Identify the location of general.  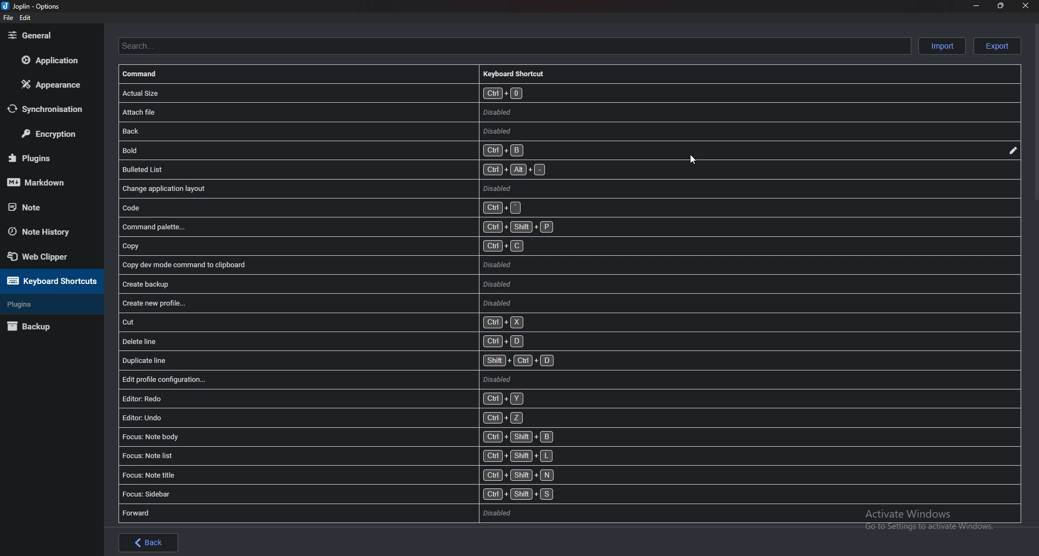
(49, 35).